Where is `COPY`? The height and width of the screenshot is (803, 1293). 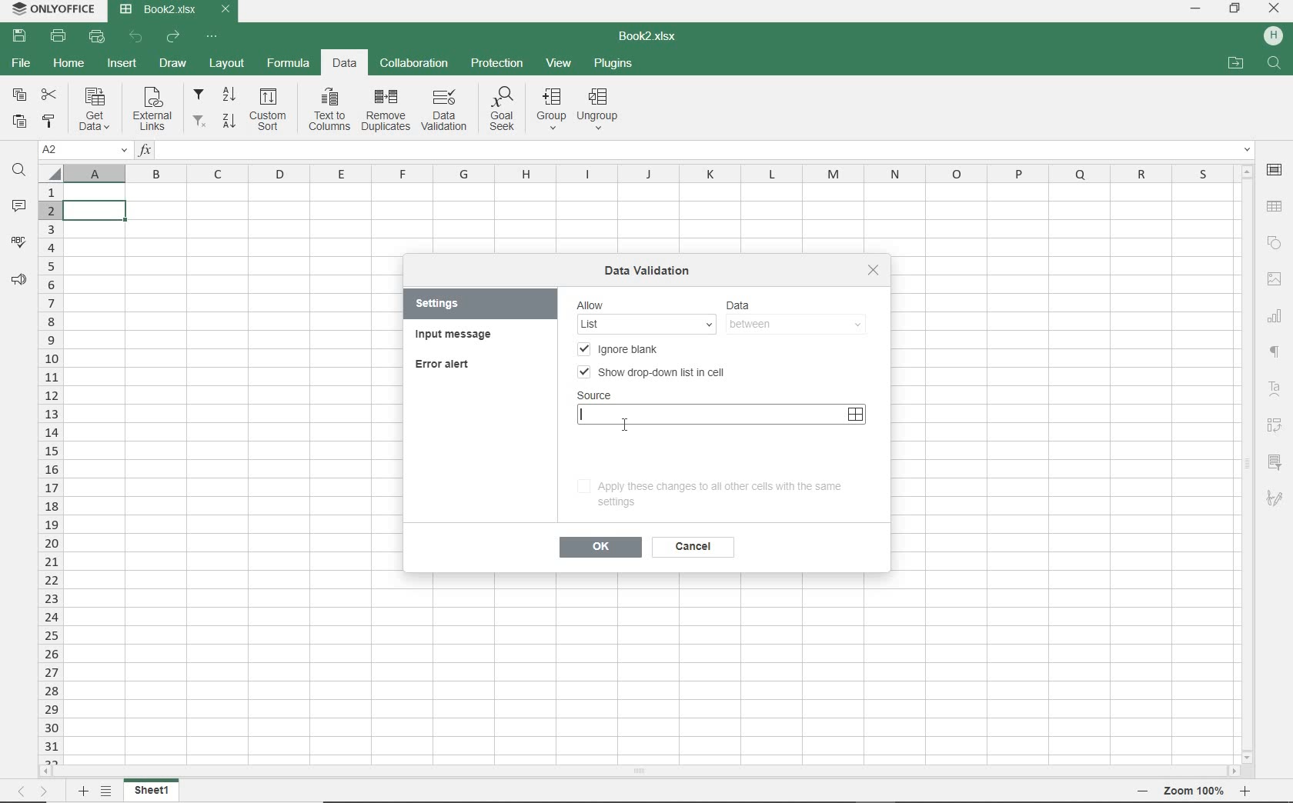 COPY is located at coordinates (18, 96).